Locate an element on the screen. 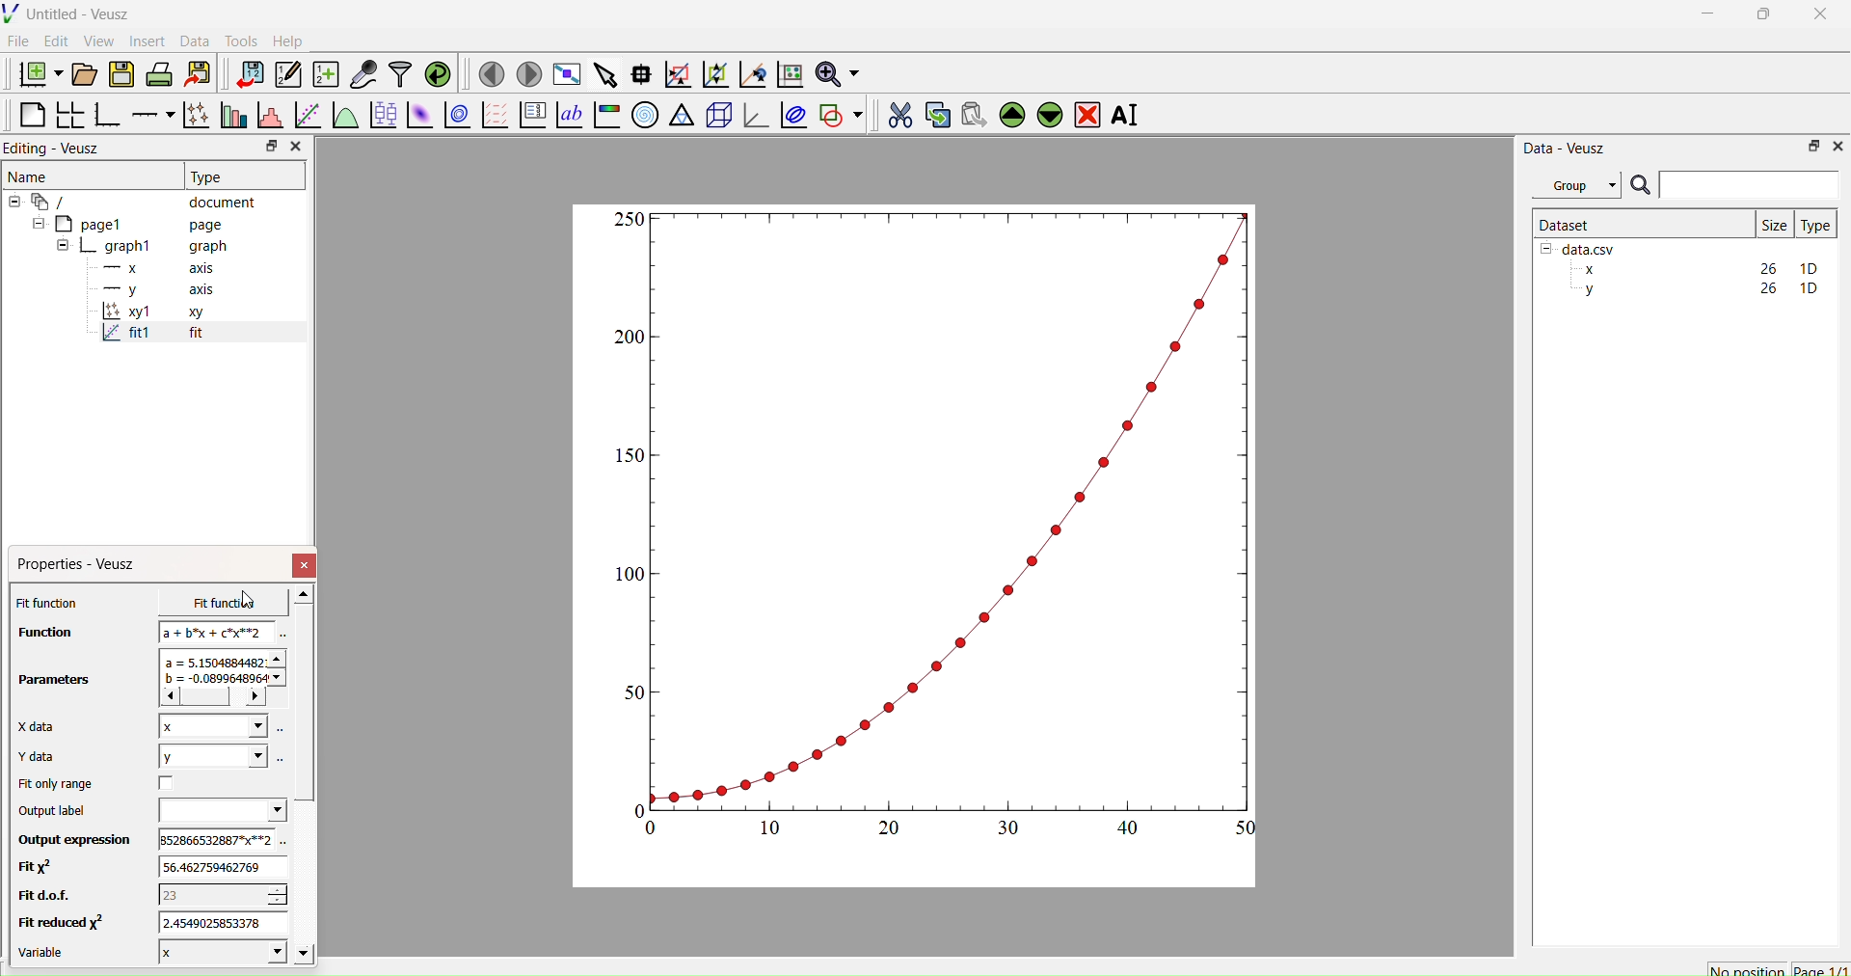 This screenshot has width=1851, height=976. Plot bar charts is located at coordinates (231, 117).